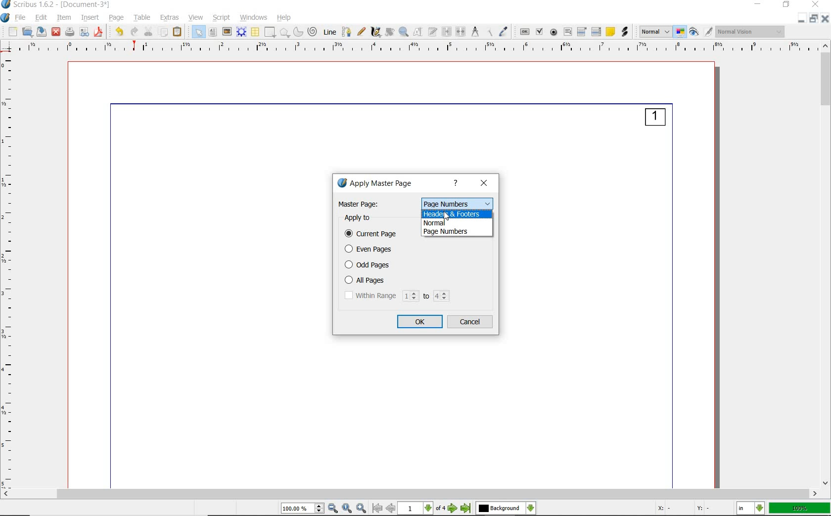 This screenshot has height=516, width=831. I want to click on extras, so click(171, 18).